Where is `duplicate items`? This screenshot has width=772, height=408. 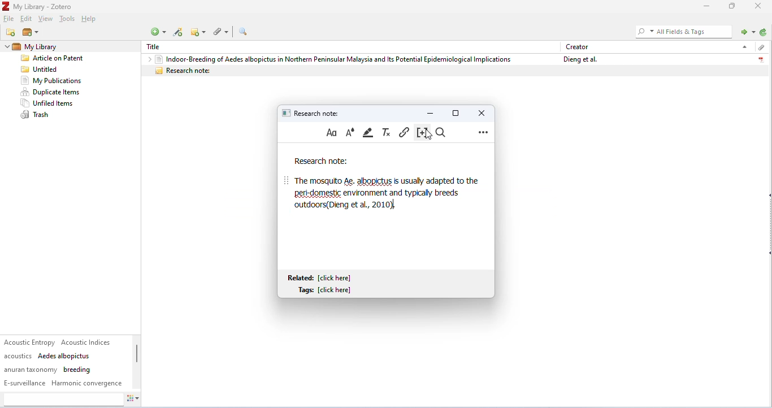 duplicate items is located at coordinates (51, 92).